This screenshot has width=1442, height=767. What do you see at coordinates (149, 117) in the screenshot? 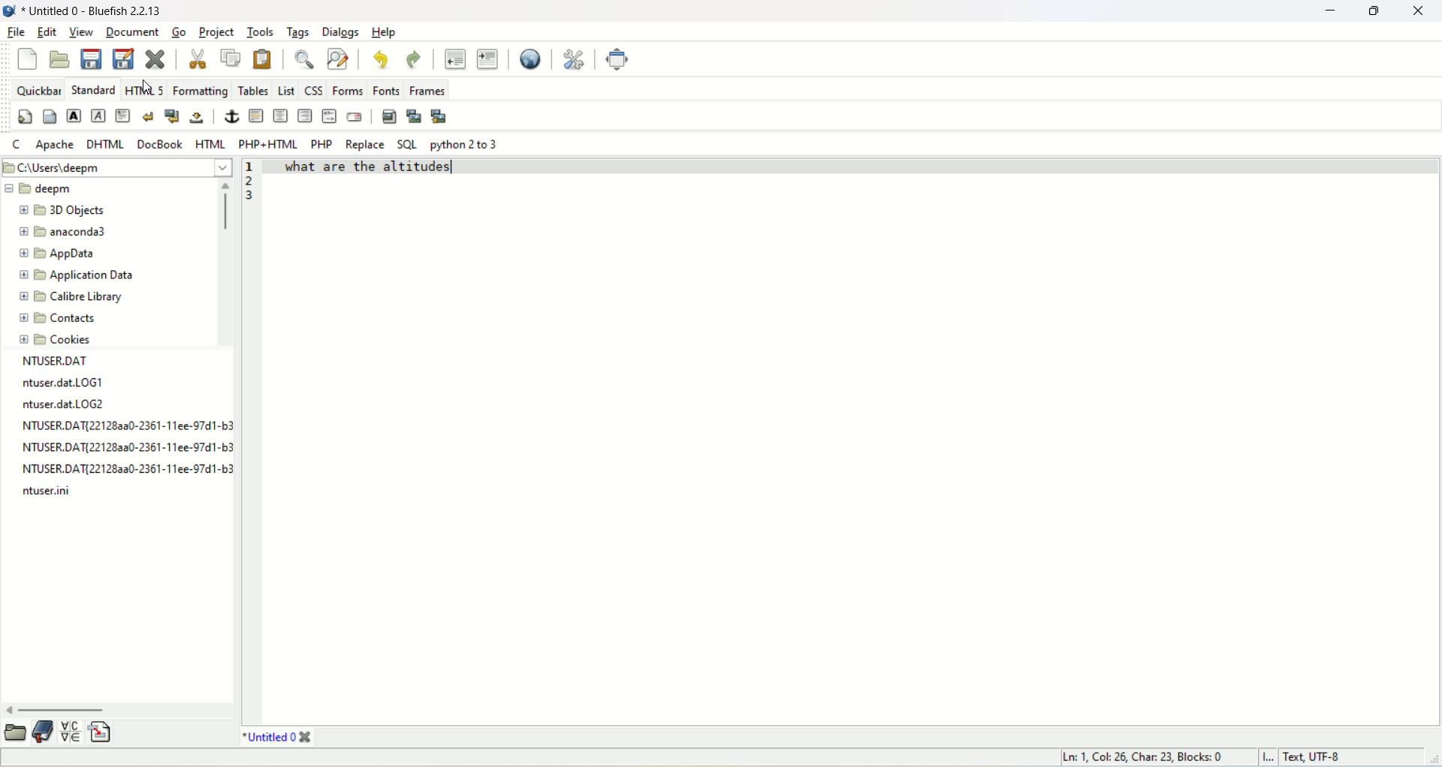
I see `break` at bounding box center [149, 117].